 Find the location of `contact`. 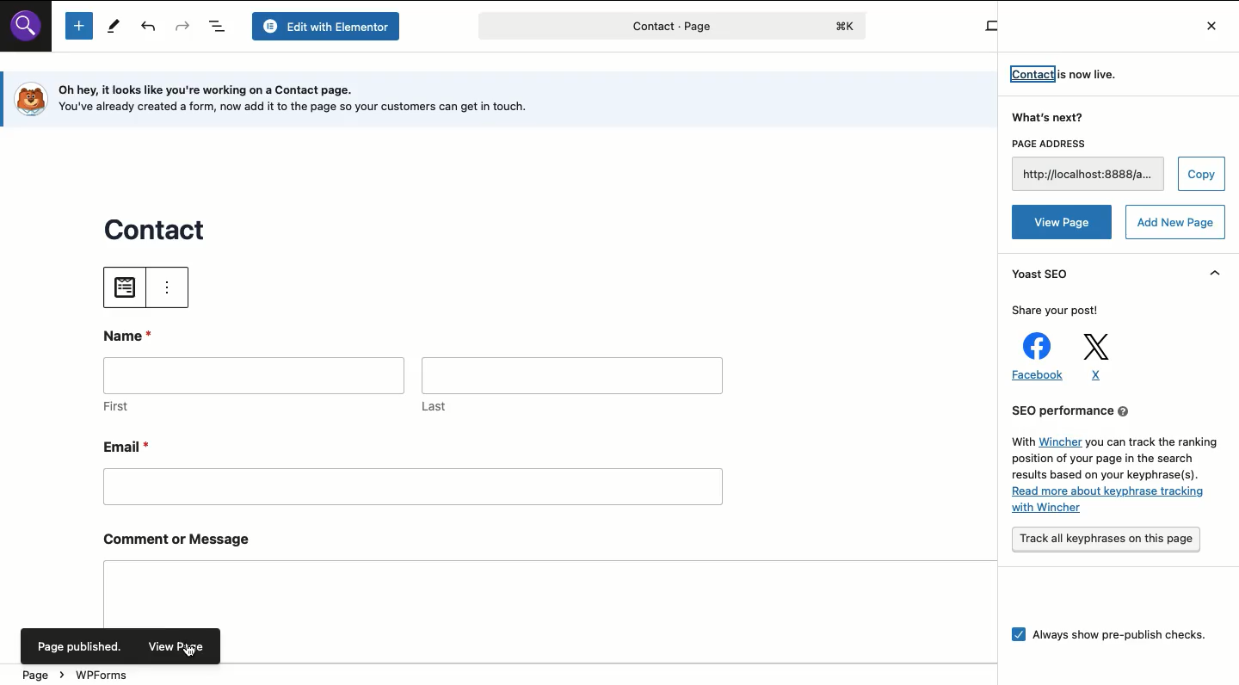

contact is located at coordinates (157, 226).